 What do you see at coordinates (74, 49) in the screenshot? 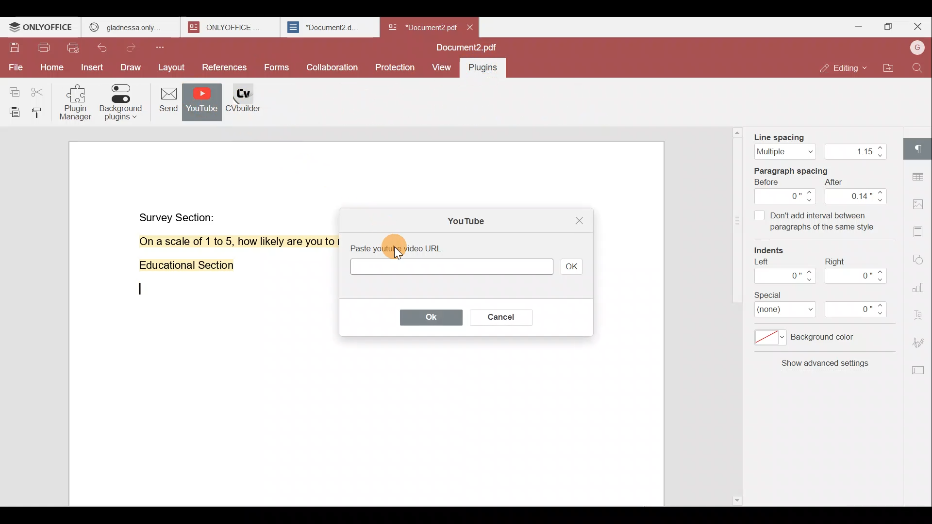
I see `Quick print` at bounding box center [74, 49].